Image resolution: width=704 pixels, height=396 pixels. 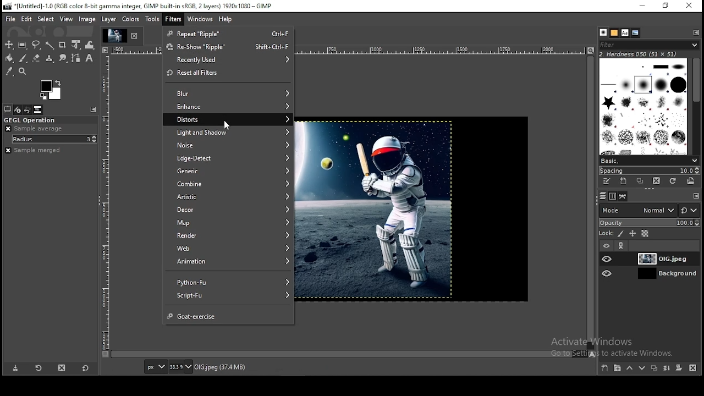 I want to click on paths, so click(x=623, y=196).